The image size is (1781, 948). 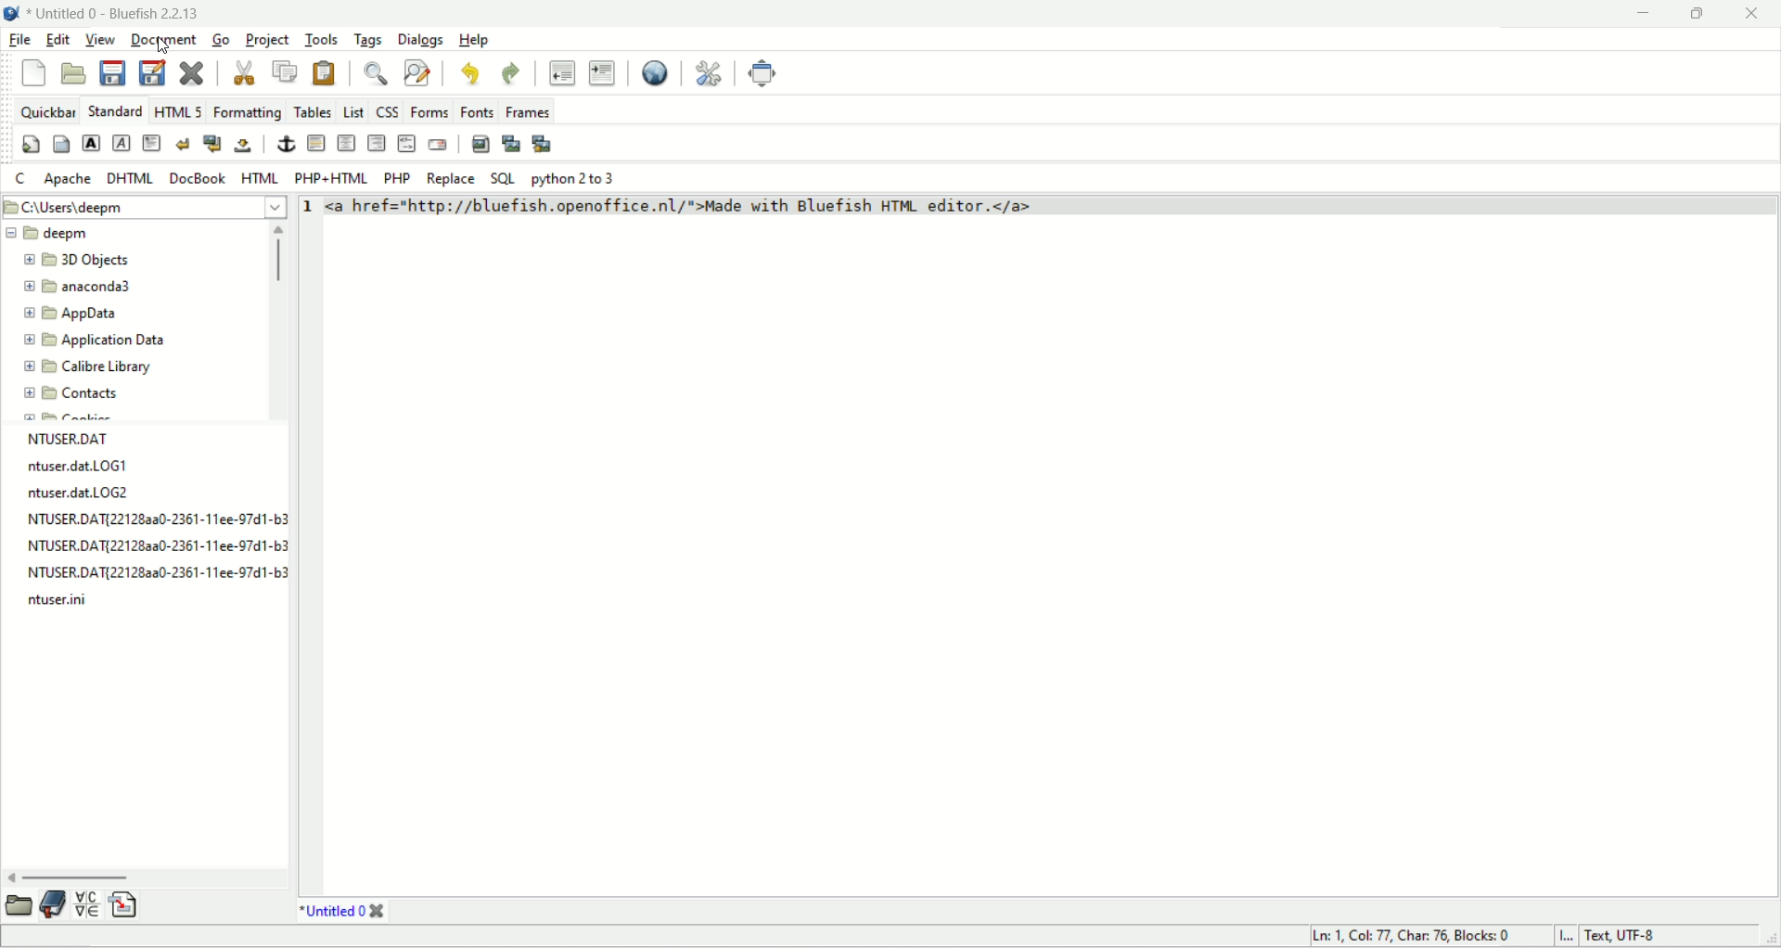 I want to click on standard, so click(x=114, y=111).